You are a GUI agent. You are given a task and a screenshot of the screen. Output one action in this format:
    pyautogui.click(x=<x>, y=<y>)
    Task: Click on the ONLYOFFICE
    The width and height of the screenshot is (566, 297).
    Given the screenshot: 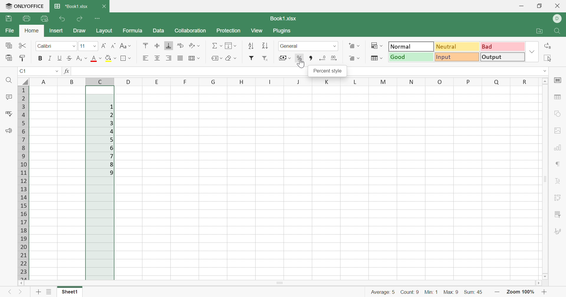 What is the action you would take?
    pyautogui.click(x=24, y=6)
    